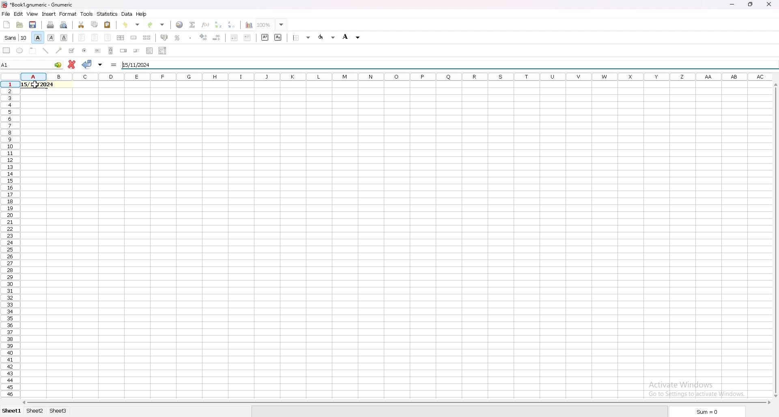  Describe the element at coordinates (69, 14) in the screenshot. I see `format` at that location.